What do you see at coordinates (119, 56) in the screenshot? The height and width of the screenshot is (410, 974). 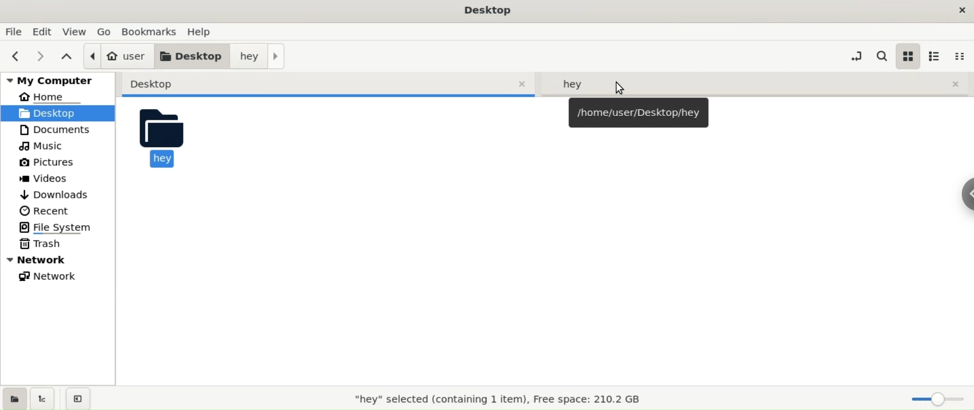 I see `user` at bounding box center [119, 56].